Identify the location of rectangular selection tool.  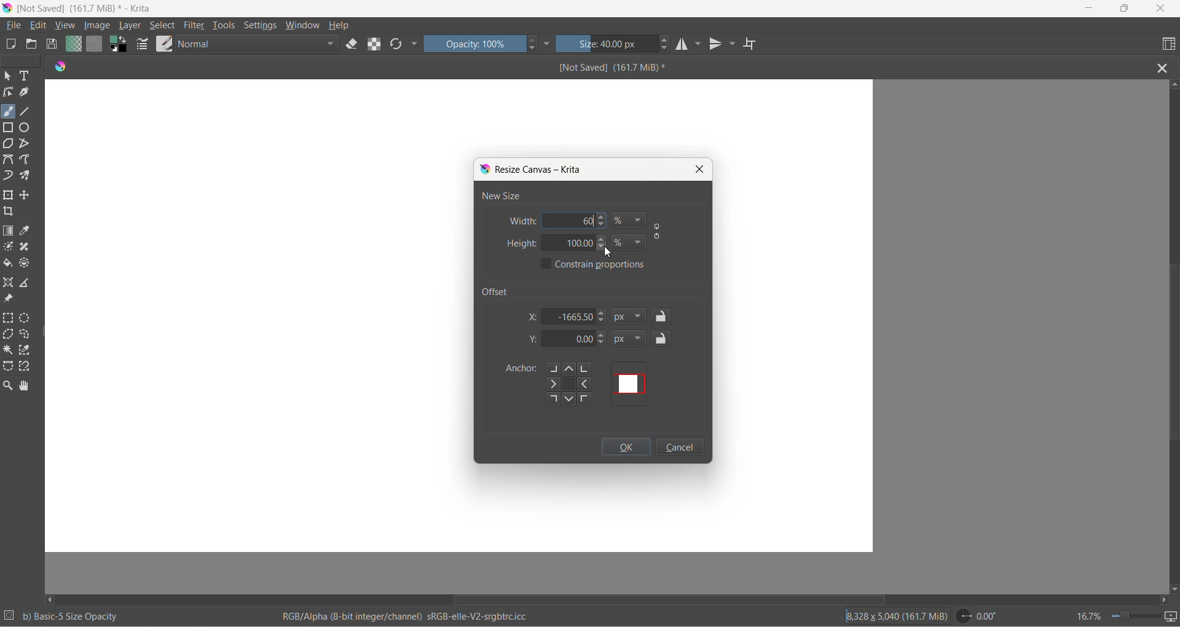
(9, 319).